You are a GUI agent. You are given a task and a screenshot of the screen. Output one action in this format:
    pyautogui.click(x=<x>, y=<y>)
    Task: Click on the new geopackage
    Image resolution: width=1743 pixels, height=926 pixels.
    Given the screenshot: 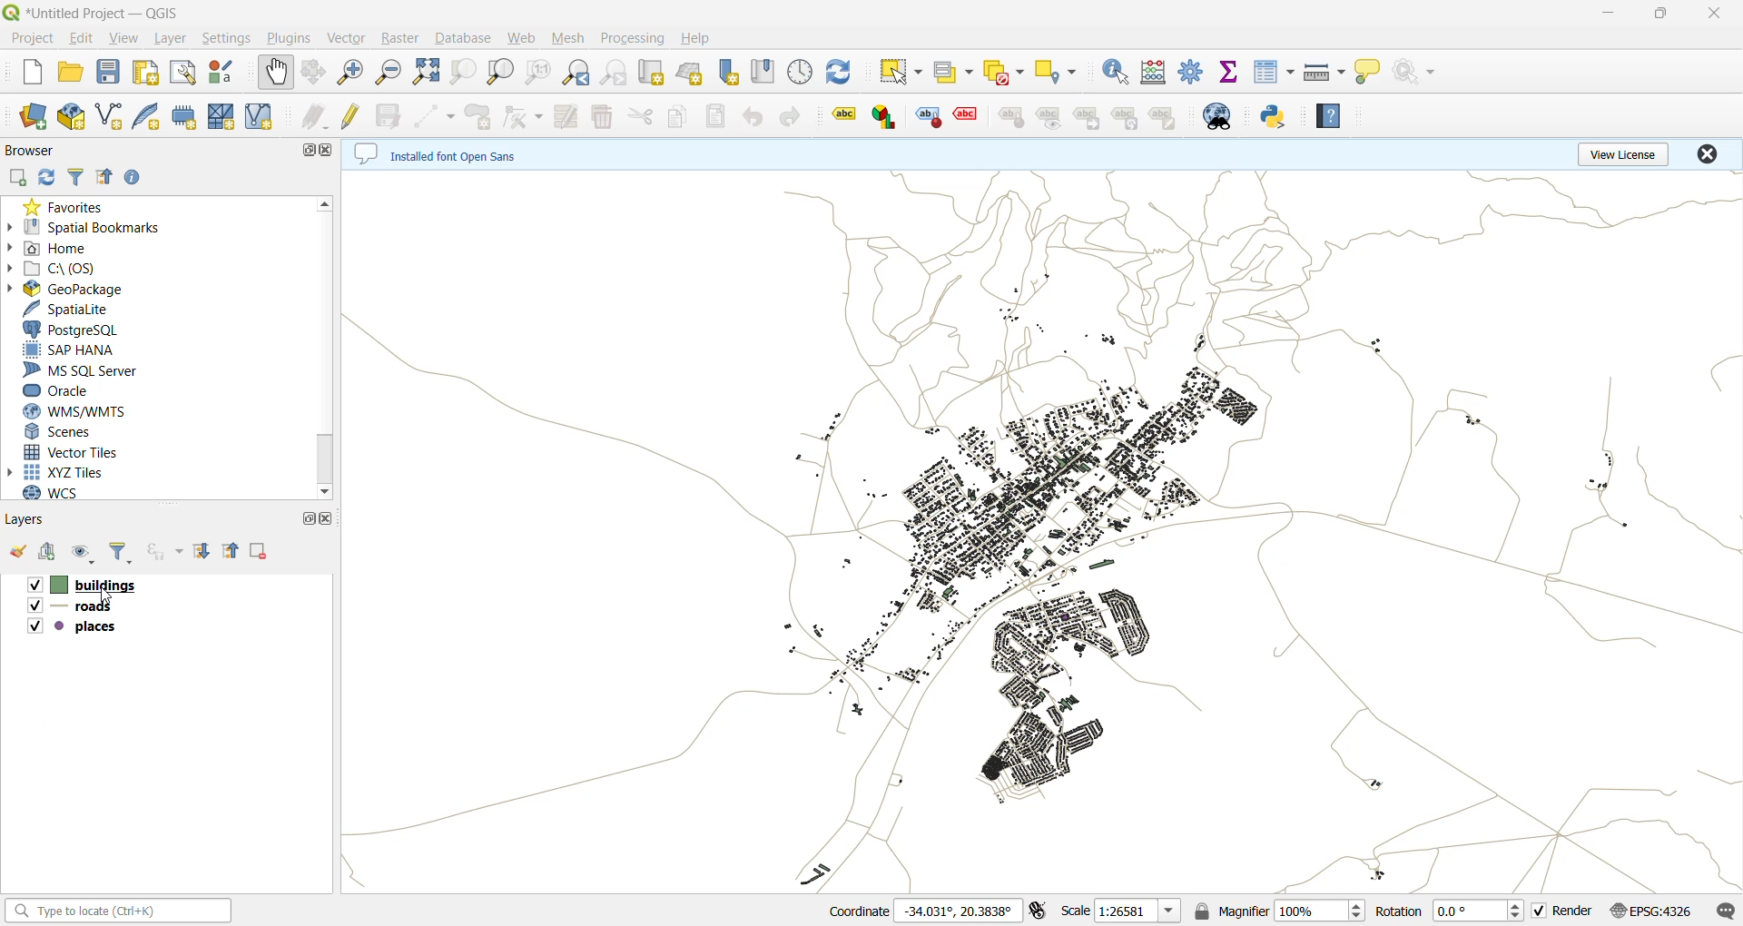 What is the action you would take?
    pyautogui.click(x=70, y=116)
    